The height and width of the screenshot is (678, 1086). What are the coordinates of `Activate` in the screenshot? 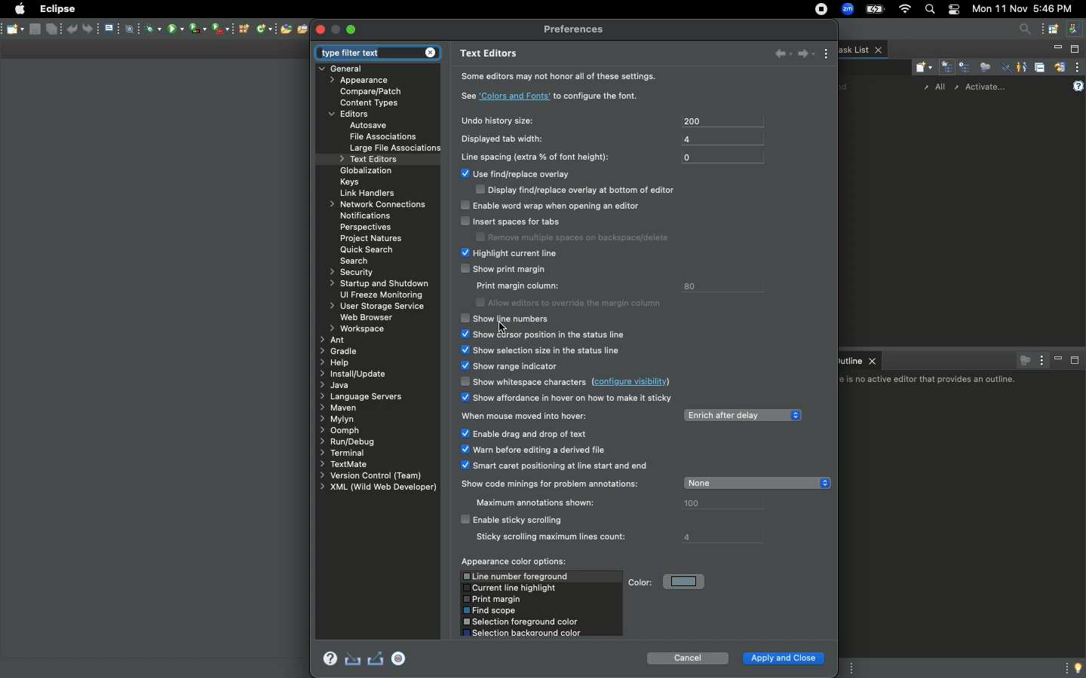 It's located at (991, 84).